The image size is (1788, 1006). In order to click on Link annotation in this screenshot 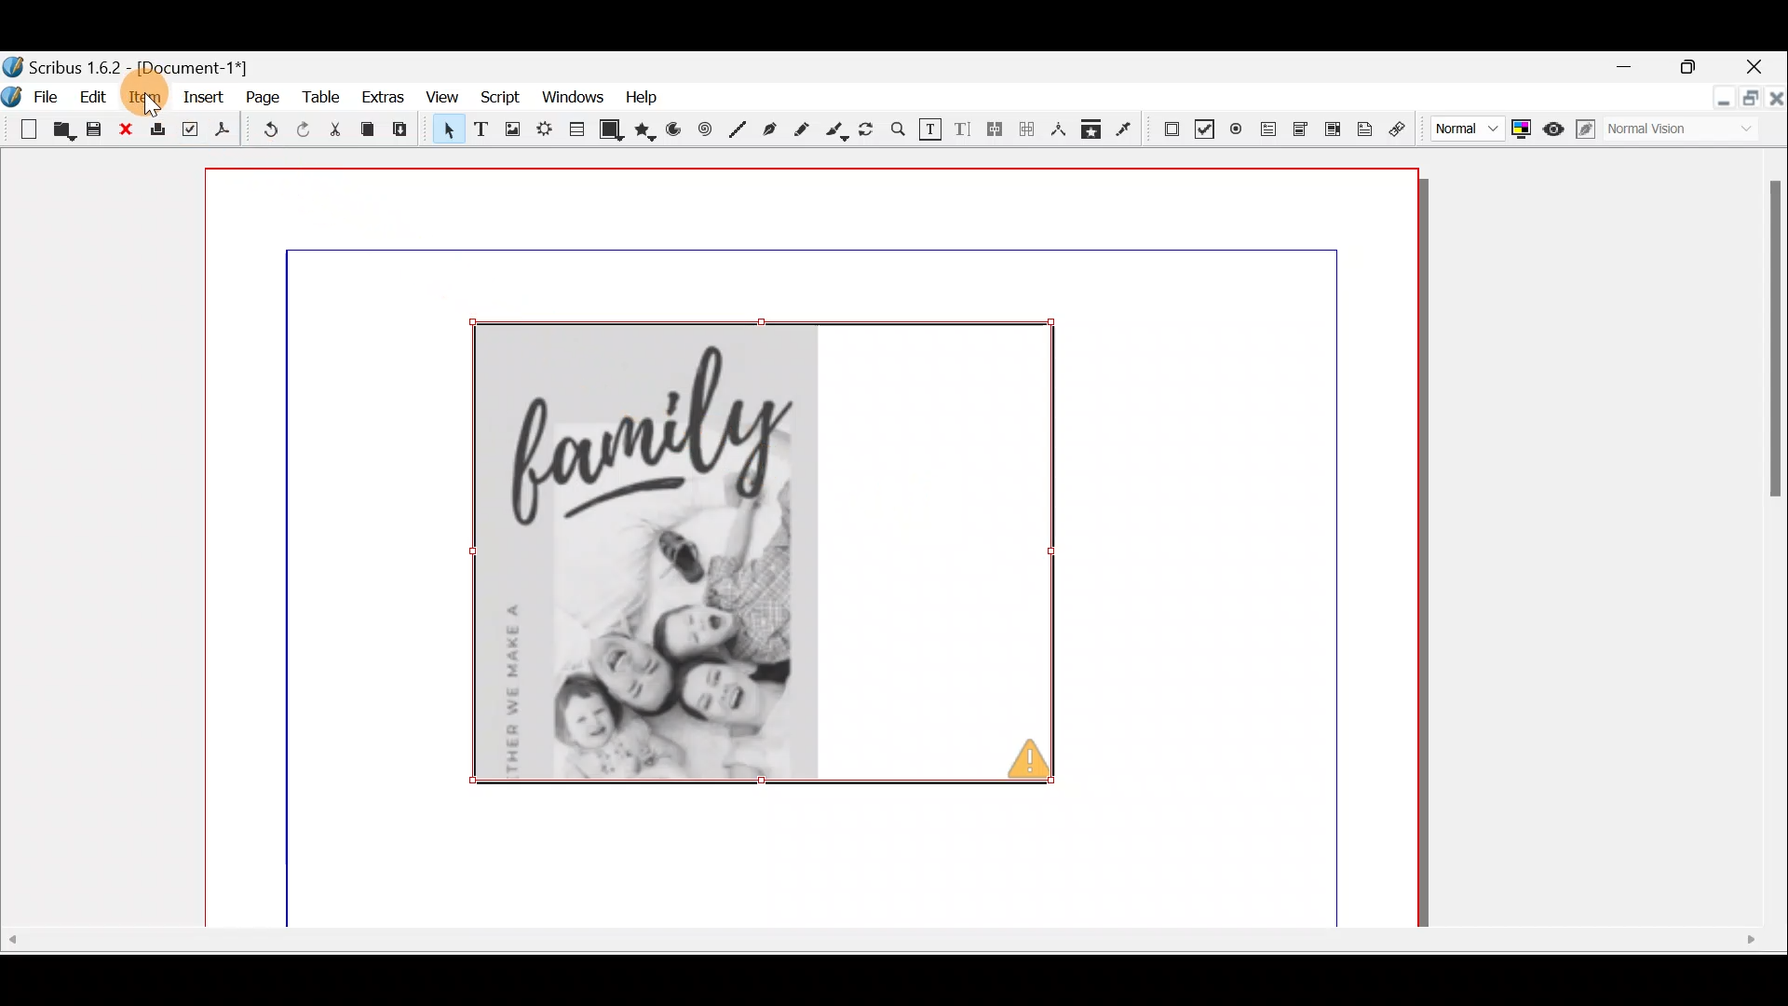, I will do `click(1401, 129)`.